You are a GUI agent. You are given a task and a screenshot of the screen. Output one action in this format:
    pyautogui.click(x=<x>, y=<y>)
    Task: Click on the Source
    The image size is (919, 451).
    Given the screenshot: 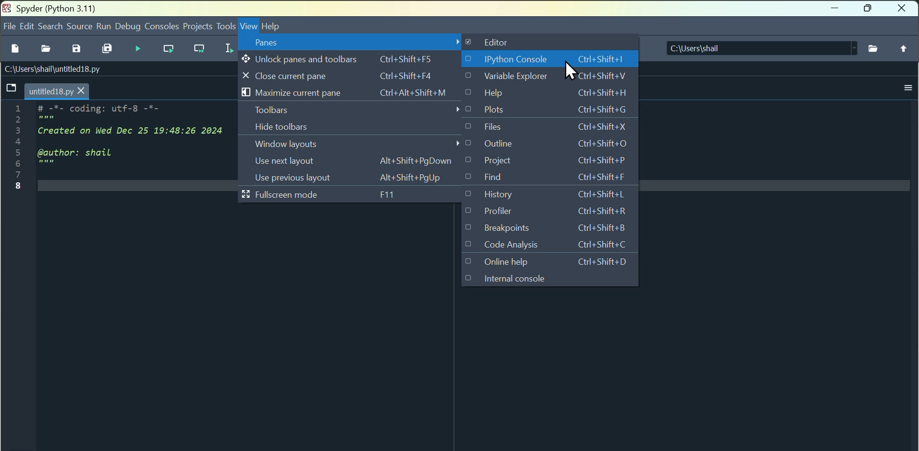 What is the action you would take?
    pyautogui.click(x=80, y=27)
    